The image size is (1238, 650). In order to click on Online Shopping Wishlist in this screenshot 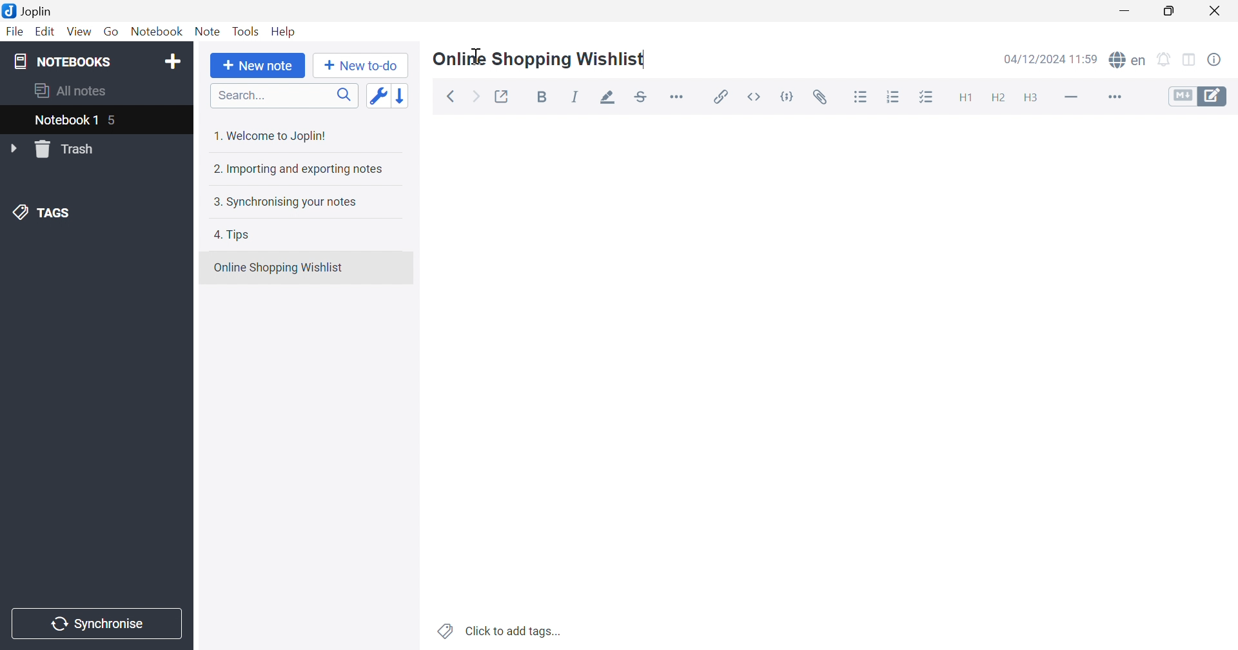, I will do `click(279, 268)`.